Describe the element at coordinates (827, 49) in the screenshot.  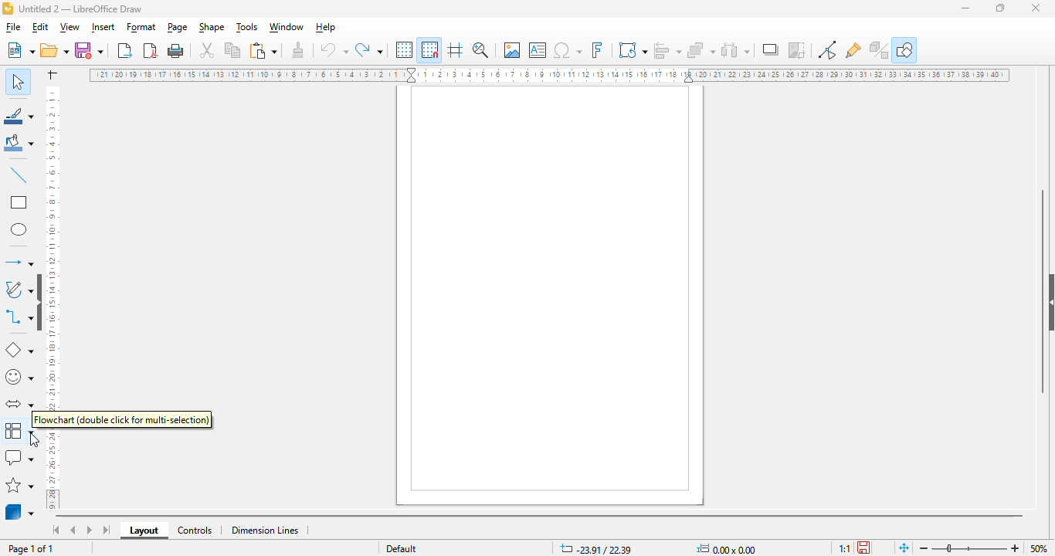
I see `toggle point edit mode` at that location.